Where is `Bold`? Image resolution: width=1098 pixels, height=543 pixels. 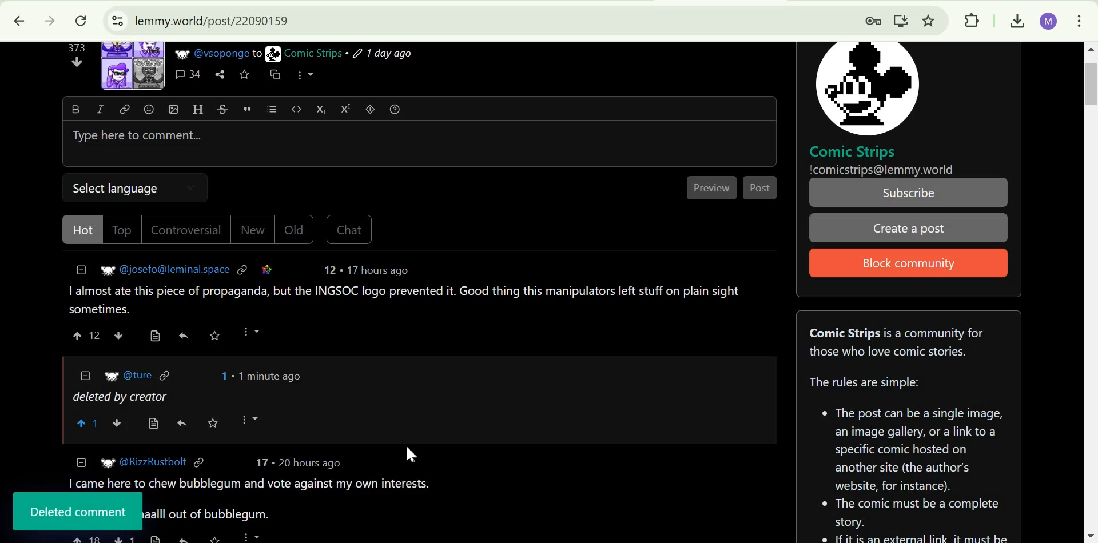
Bold is located at coordinates (75, 109).